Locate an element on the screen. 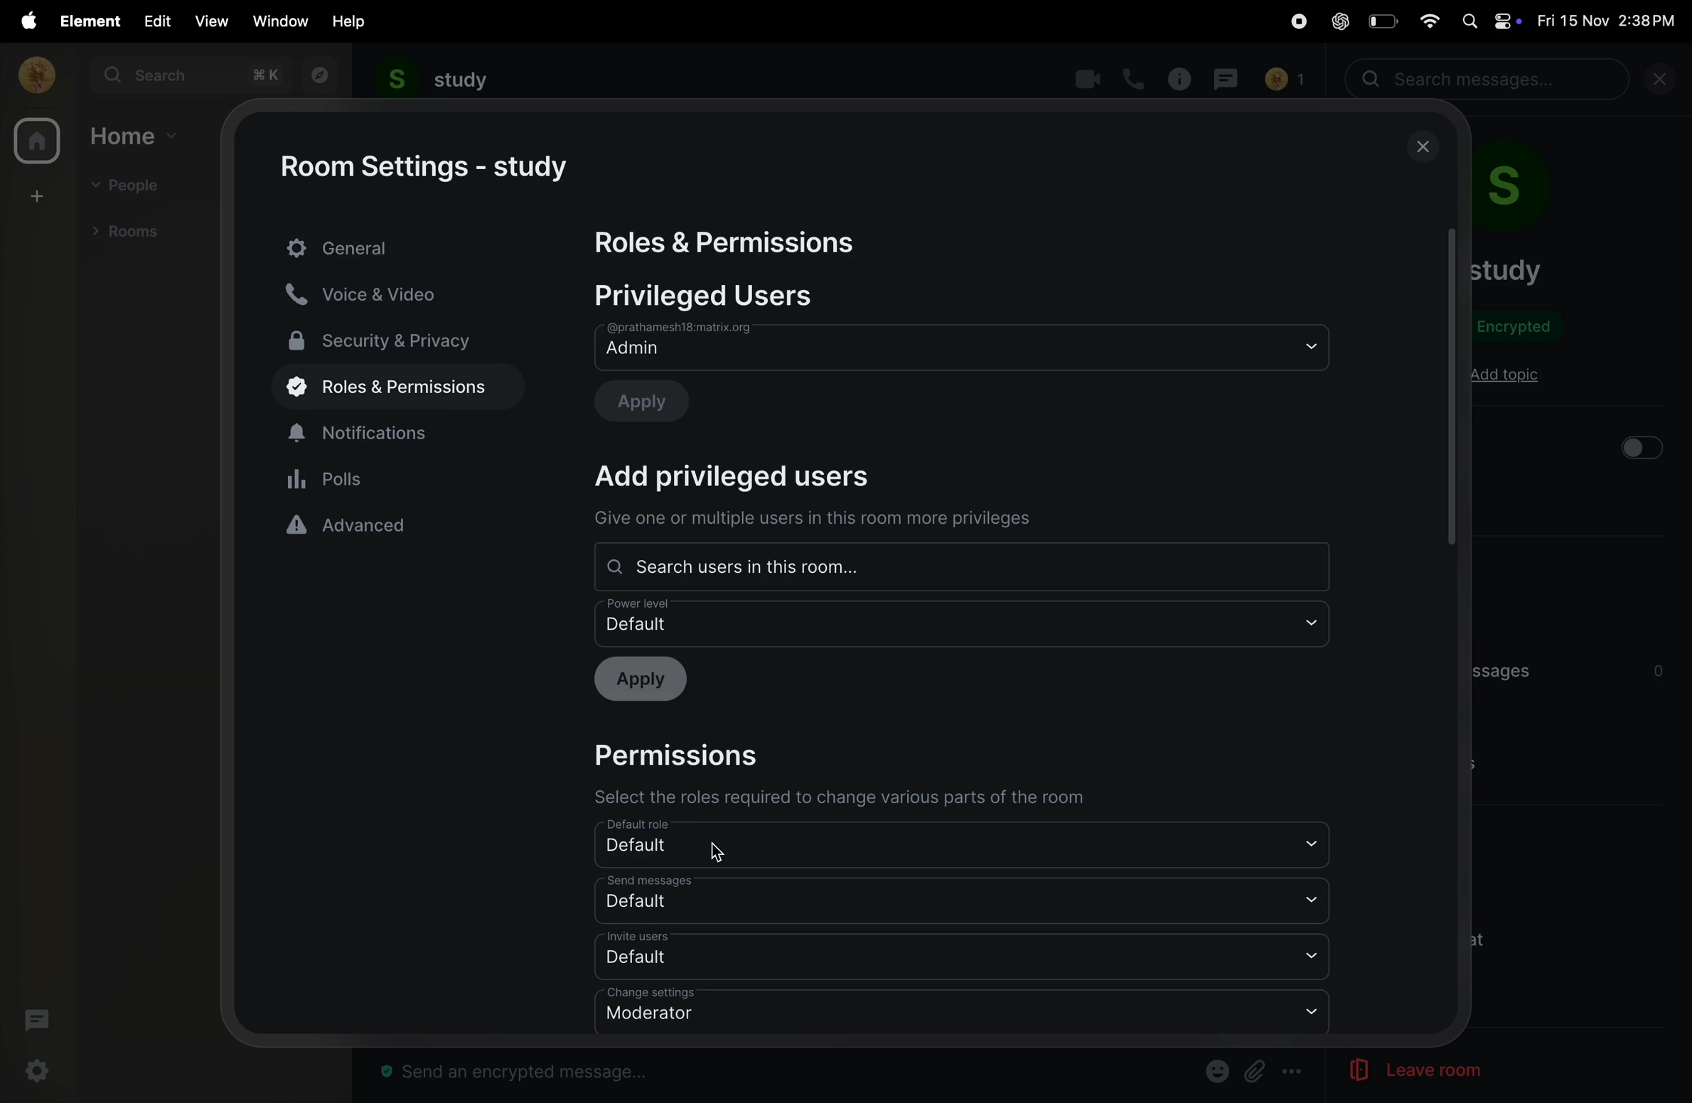 The width and height of the screenshot is (1692, 1103). Polls is located at coordinates (401, 478).